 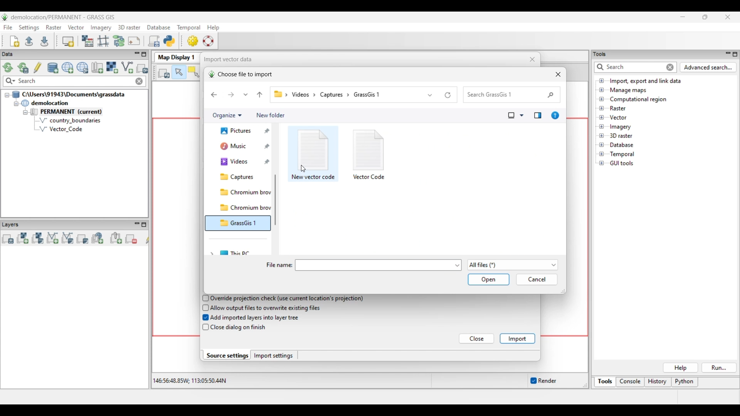 I want to click on Import raster data, so click(x=112, y=67).